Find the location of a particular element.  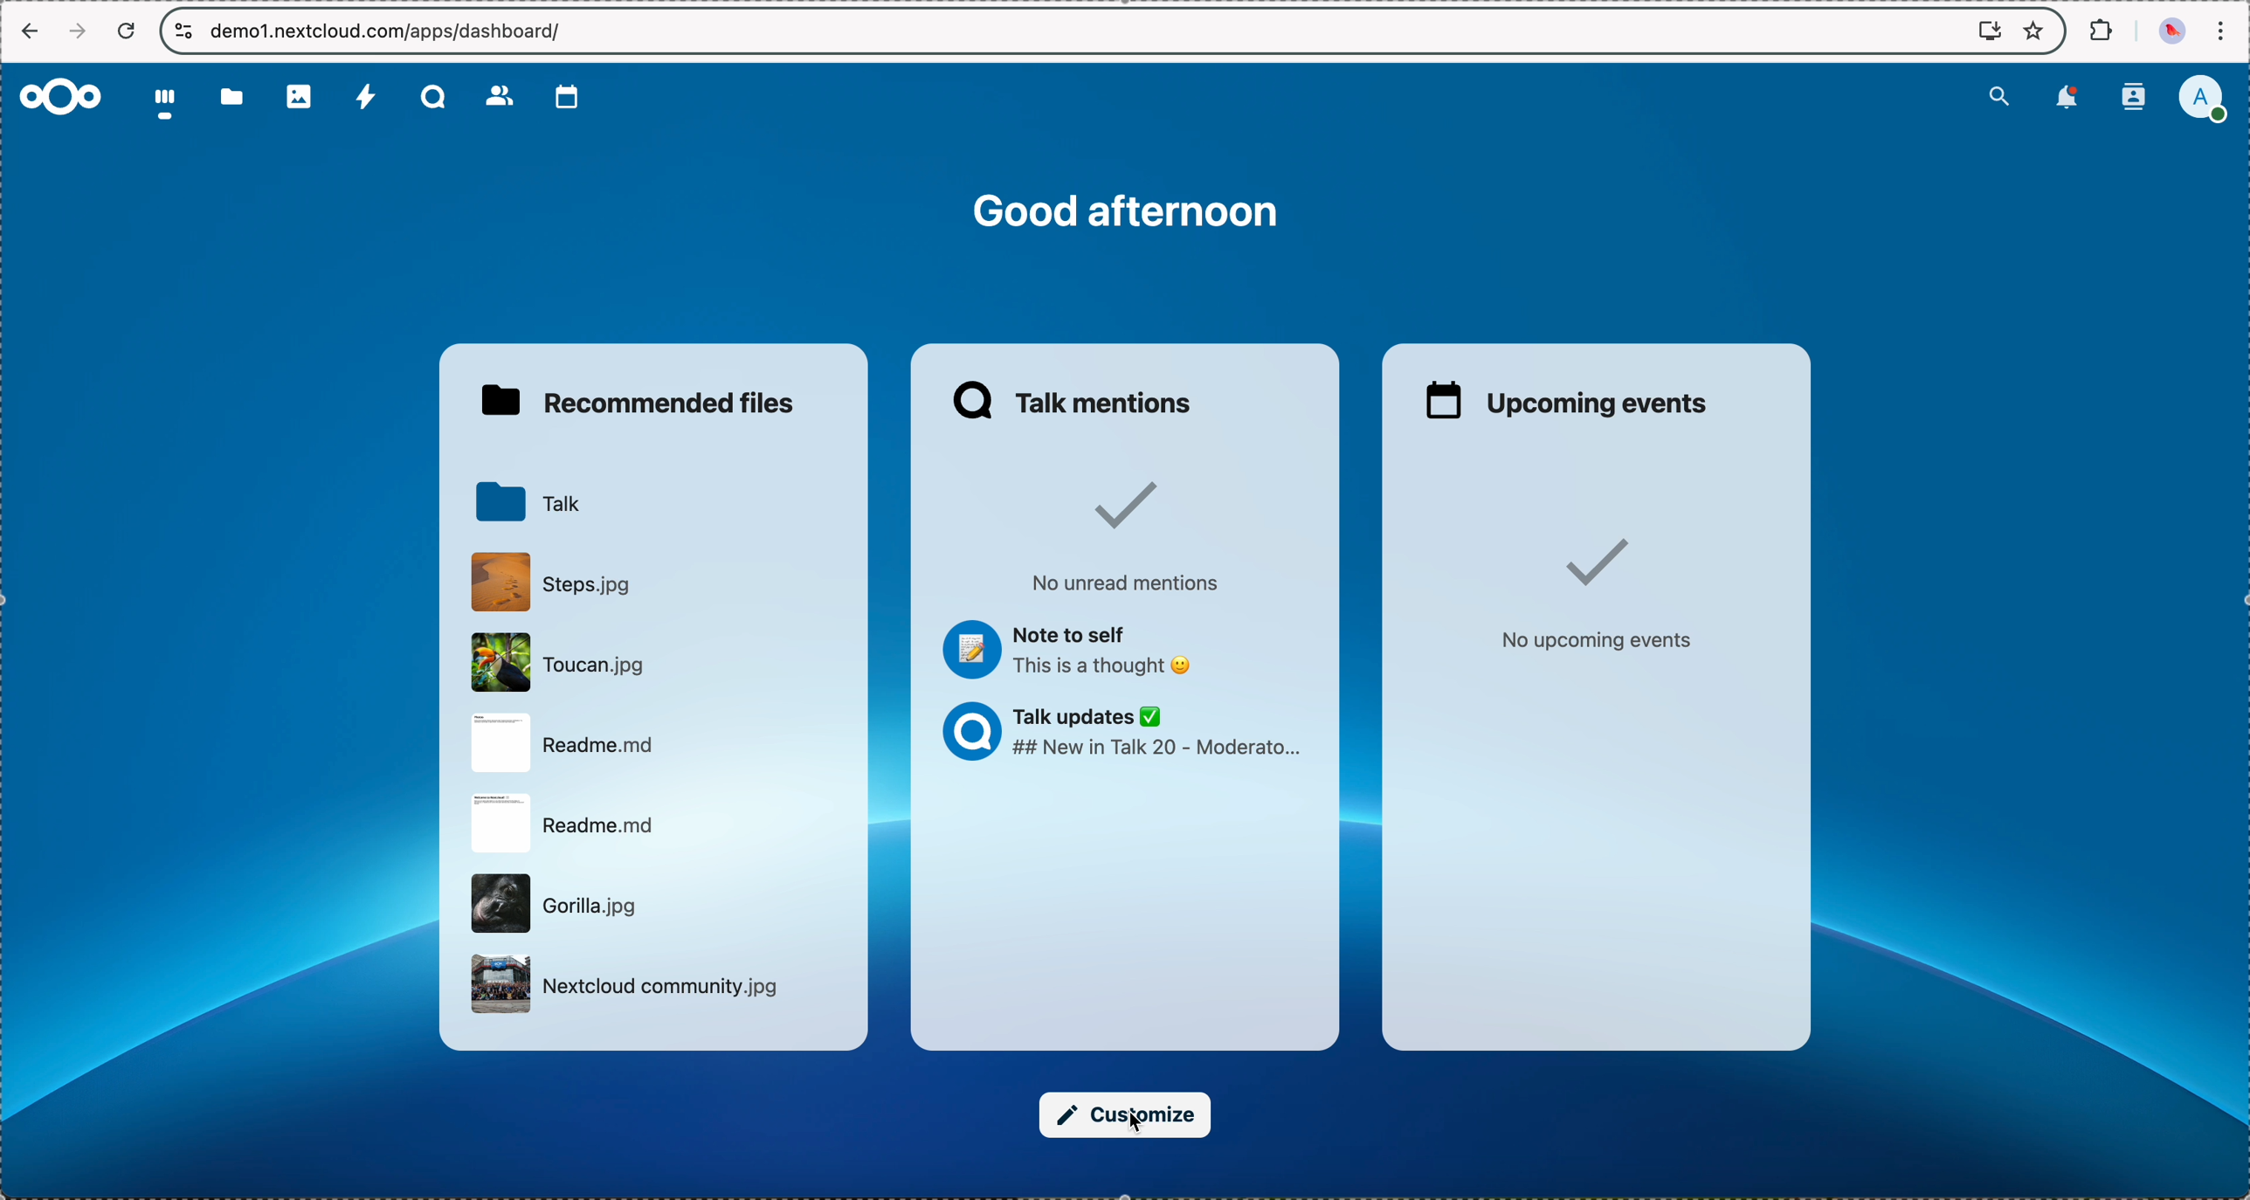

URL is located at coordinates (390, 31).